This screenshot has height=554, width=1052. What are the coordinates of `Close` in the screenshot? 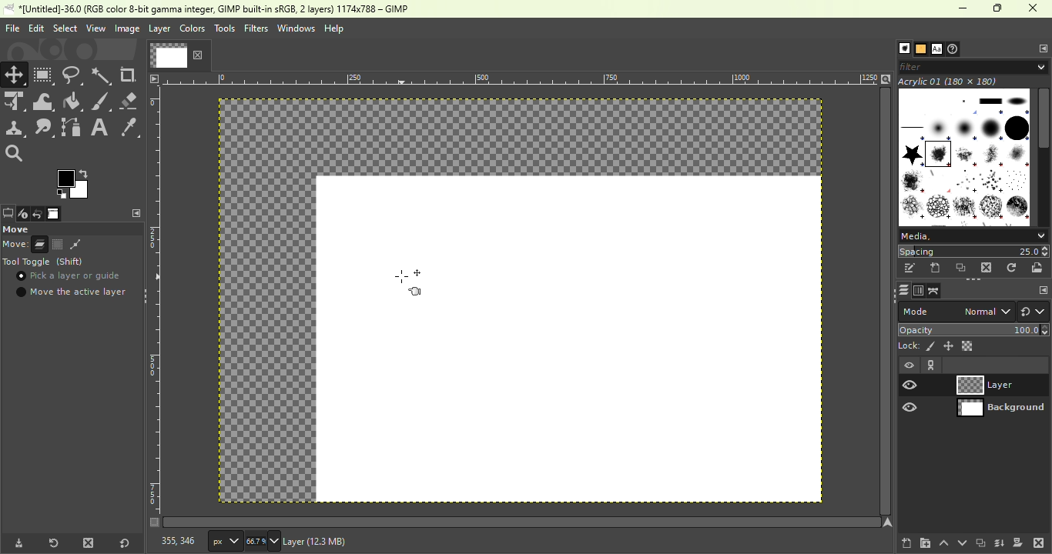 It's located at (1035, 9).